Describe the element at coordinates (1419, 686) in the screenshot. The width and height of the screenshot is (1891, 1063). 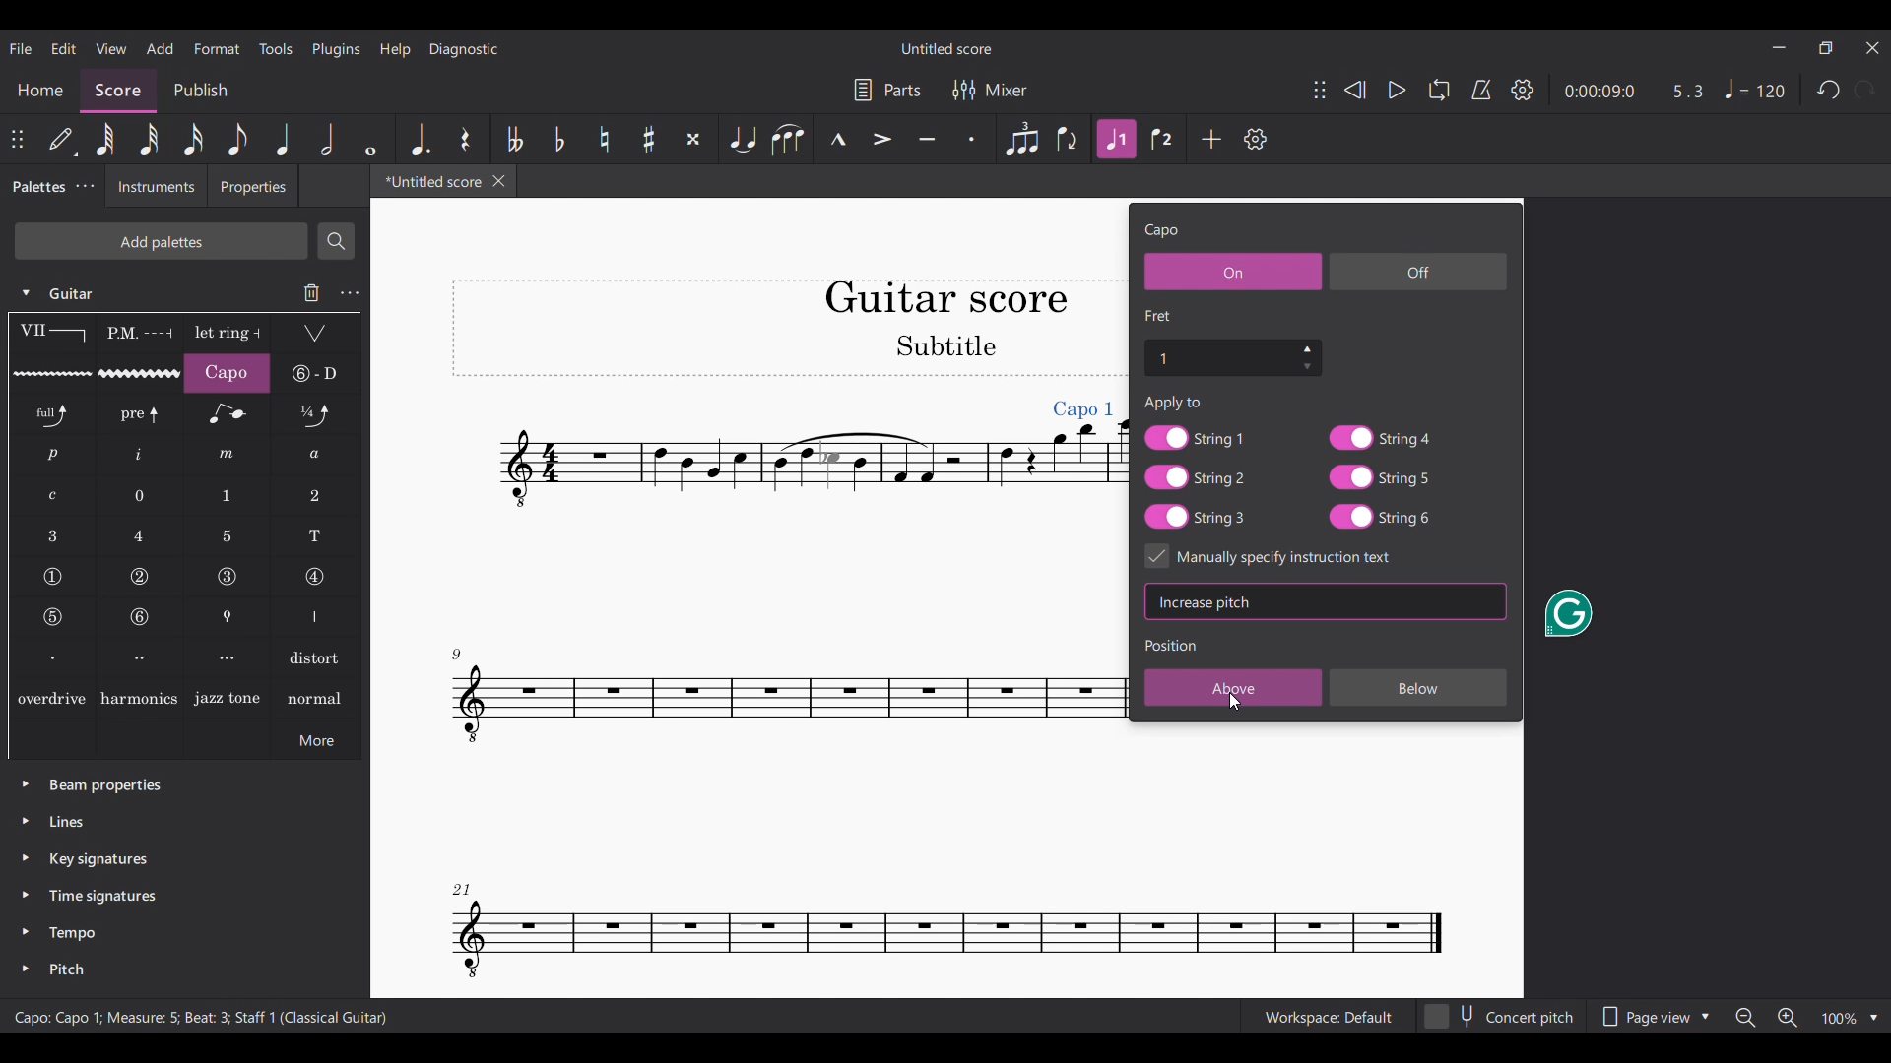
I see `Below` at that location.